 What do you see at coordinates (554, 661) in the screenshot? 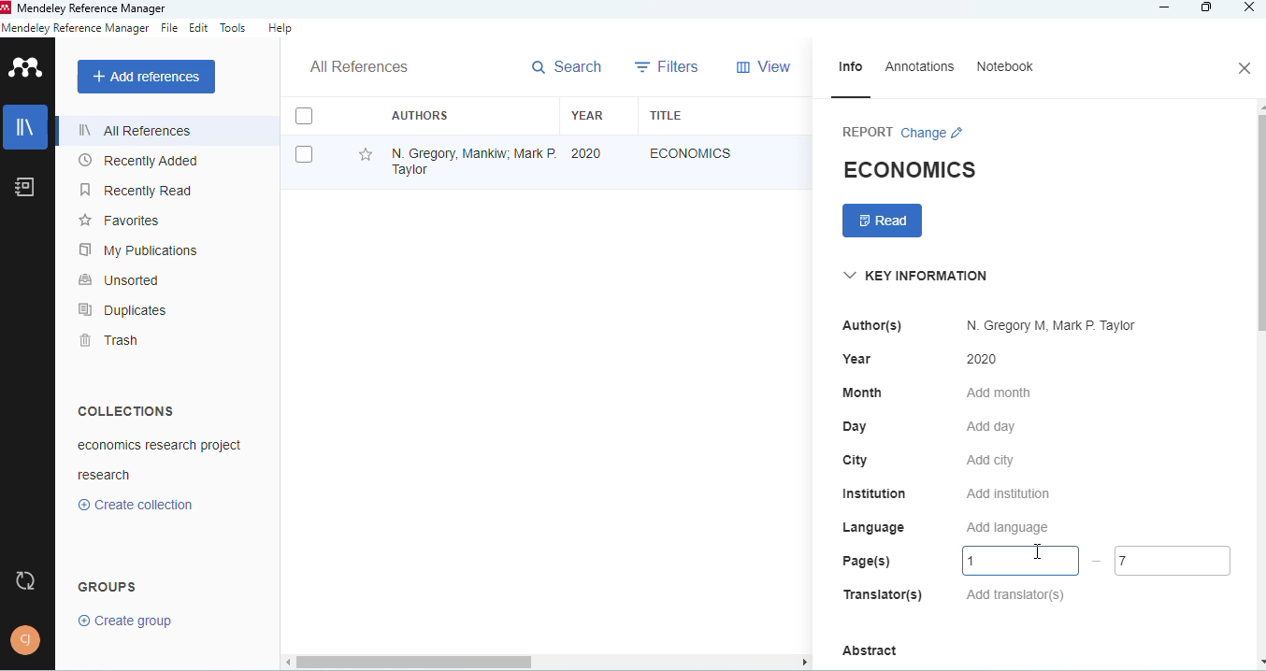
I see `horizontal scroll bar` at bounding box center [554, 661].